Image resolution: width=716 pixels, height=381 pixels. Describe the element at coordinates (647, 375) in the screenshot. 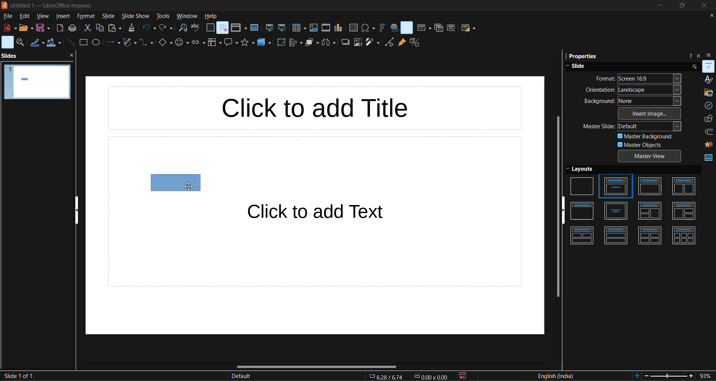

I see `zoom out` at that location.